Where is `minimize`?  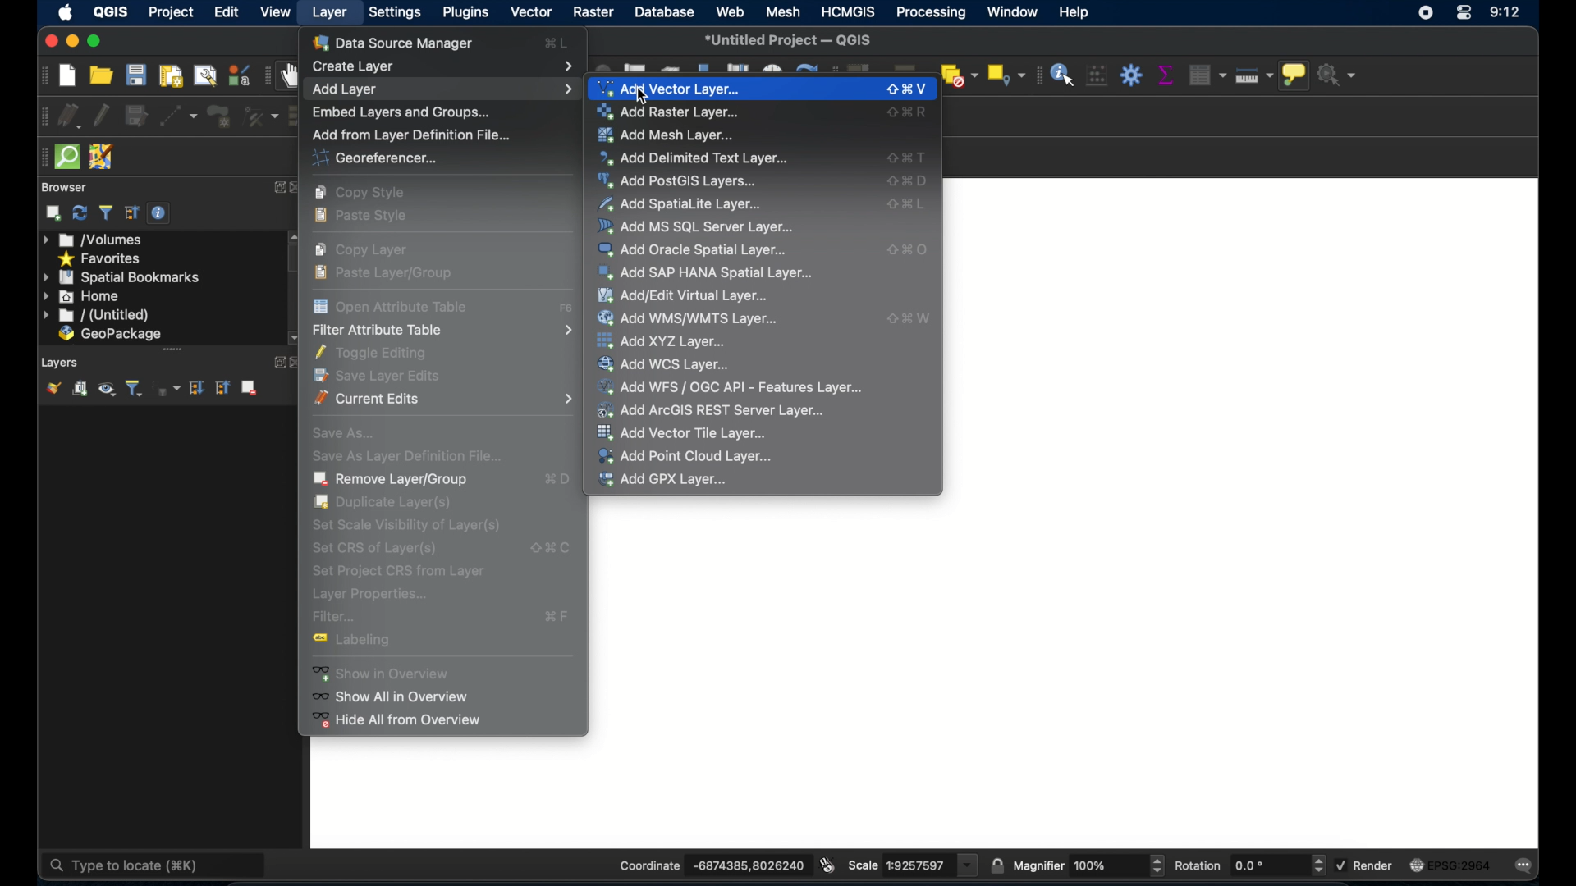 minimize is located at coordinates (72, 42).